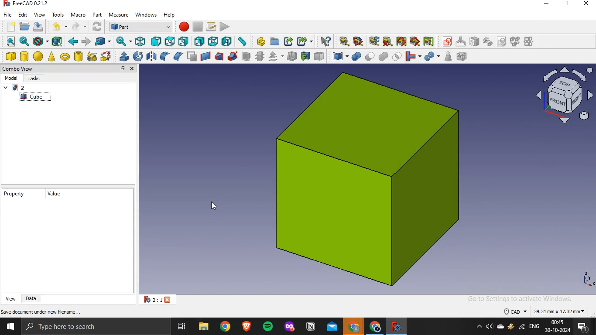 The height and width of the screenshot is (335, 596). What do you see at coordinates (29, 4) in the screenshot?
I see `freecad 0.21.2` at bounding box center [29, 4].